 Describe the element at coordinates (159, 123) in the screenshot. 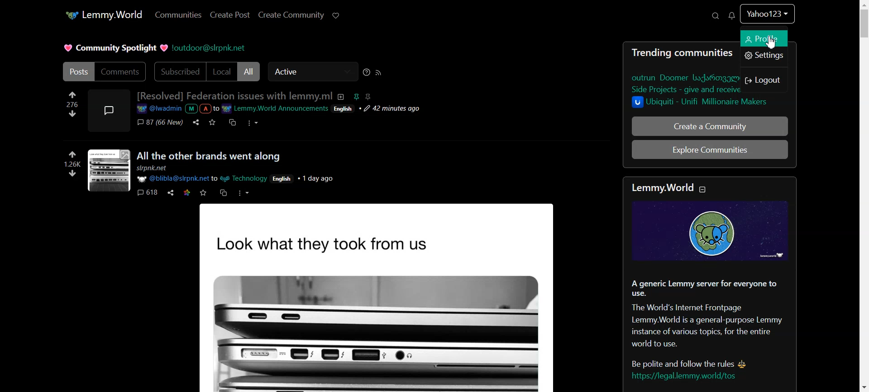

I see `87 (66 New)` at that location.